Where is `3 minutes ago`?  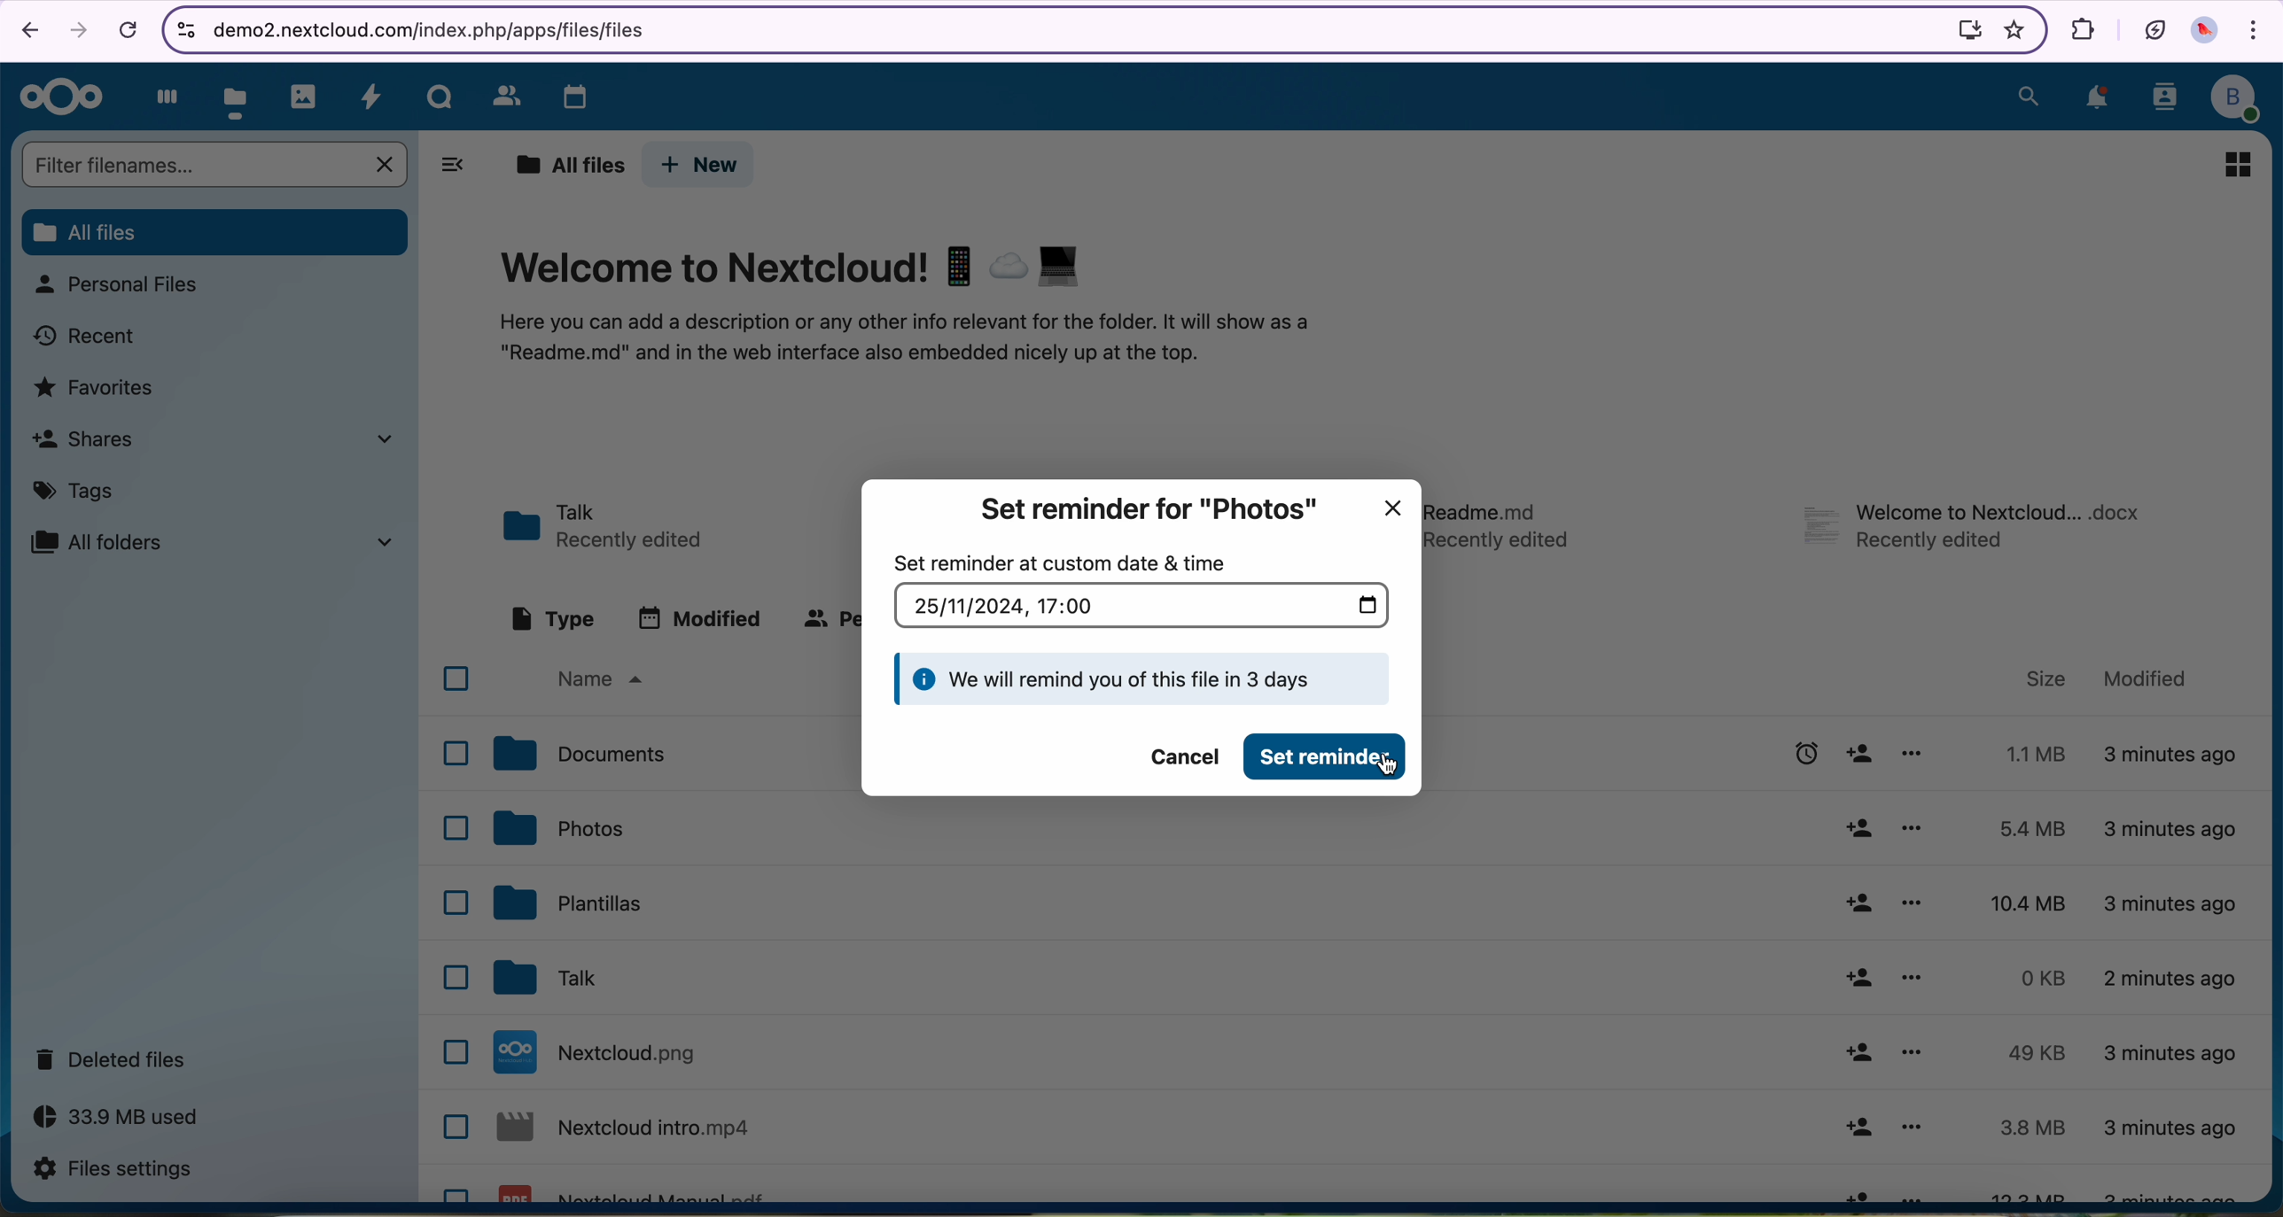
3 minutes ago is located at coordinates (2166, 1192).